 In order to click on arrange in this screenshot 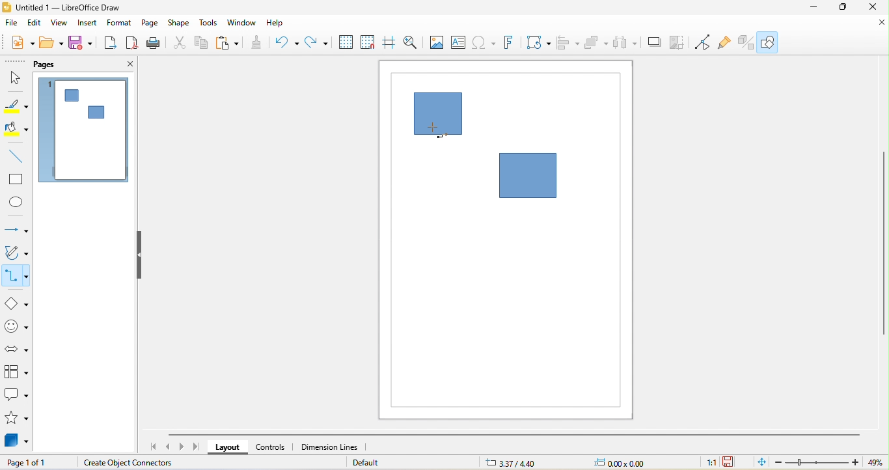, I will do `click(597, 44)`.